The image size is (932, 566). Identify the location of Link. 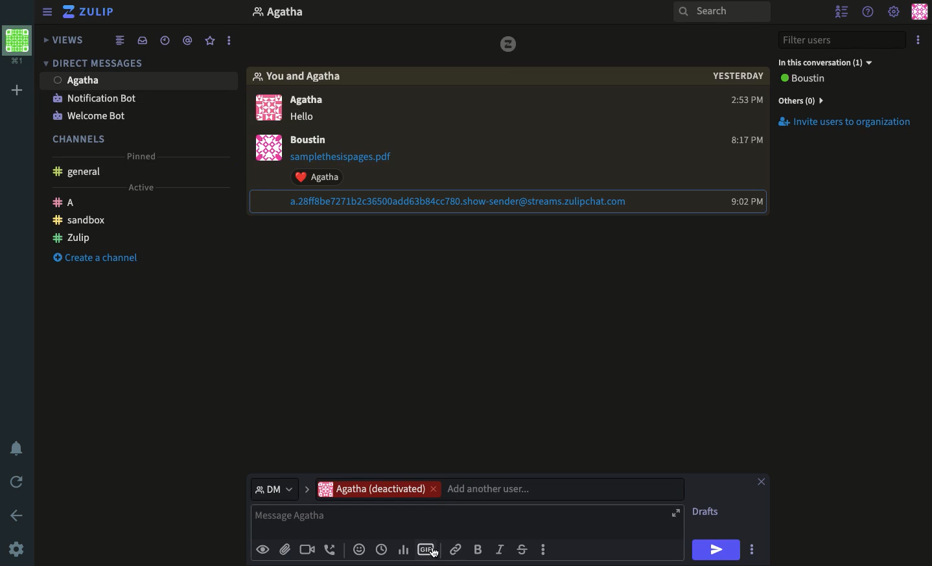
(458, 550).